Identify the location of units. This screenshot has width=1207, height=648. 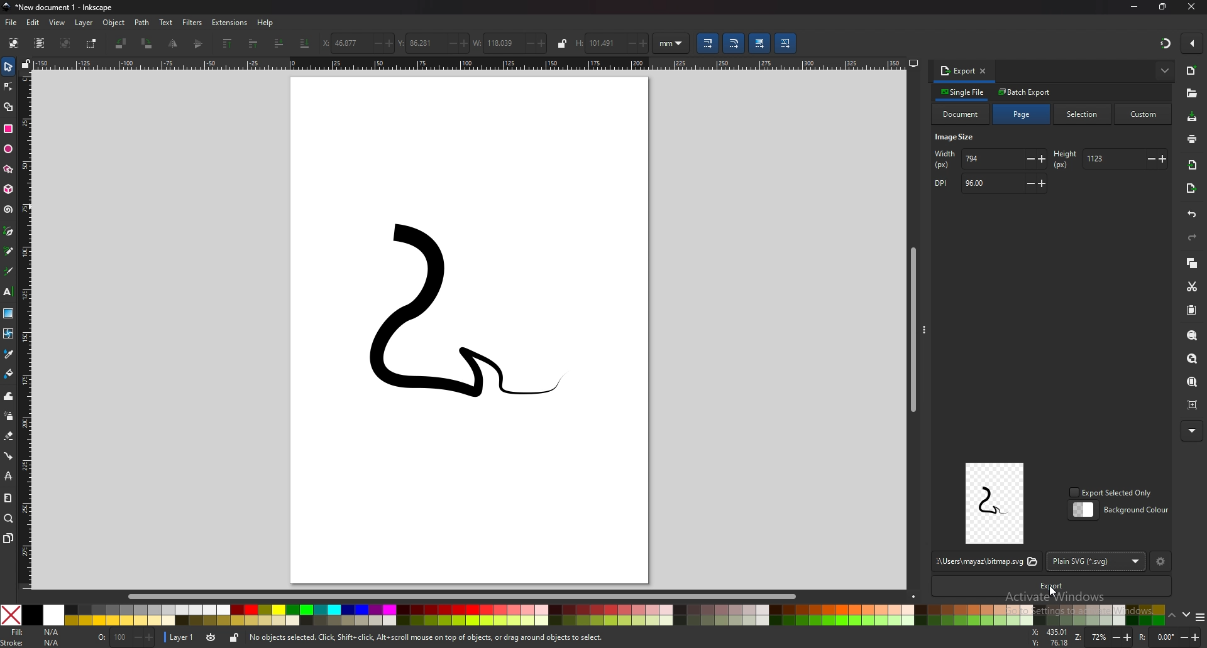
(671, 43).